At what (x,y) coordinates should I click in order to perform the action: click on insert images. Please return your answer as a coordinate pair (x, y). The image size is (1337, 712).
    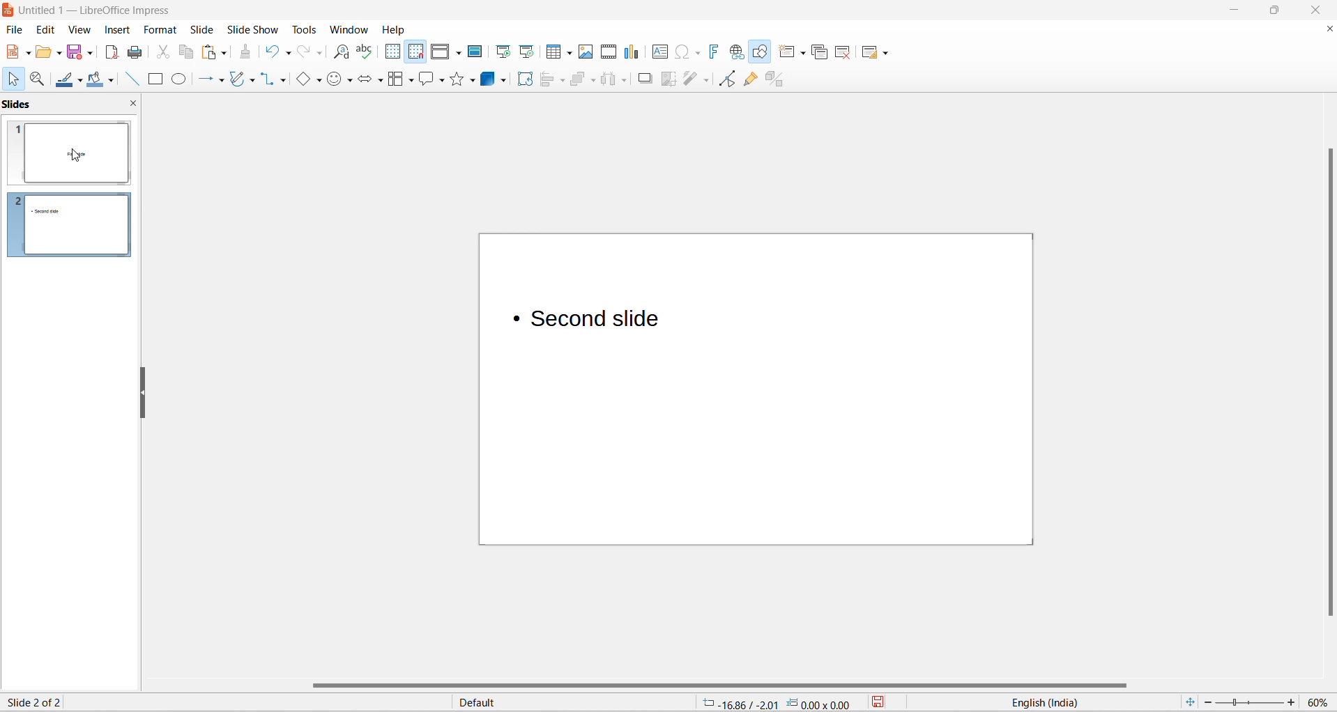
    Looking at the image, I should click on (585, 52).